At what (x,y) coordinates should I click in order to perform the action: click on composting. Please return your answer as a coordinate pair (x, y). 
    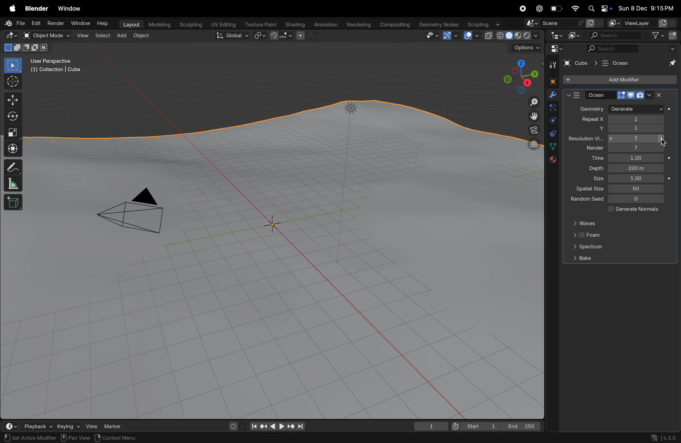
    Looking at the image, I should click on (395, 25).